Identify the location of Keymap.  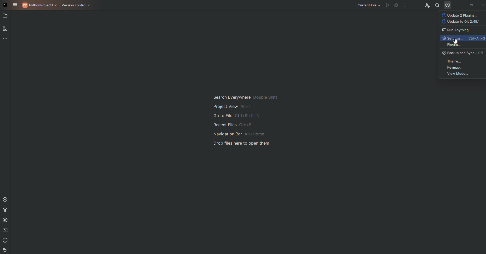
(452, 68).